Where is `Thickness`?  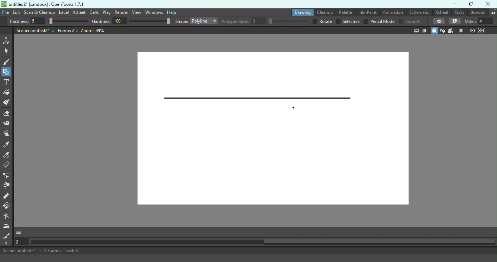 Thickness is located at coordinates (48, 21).